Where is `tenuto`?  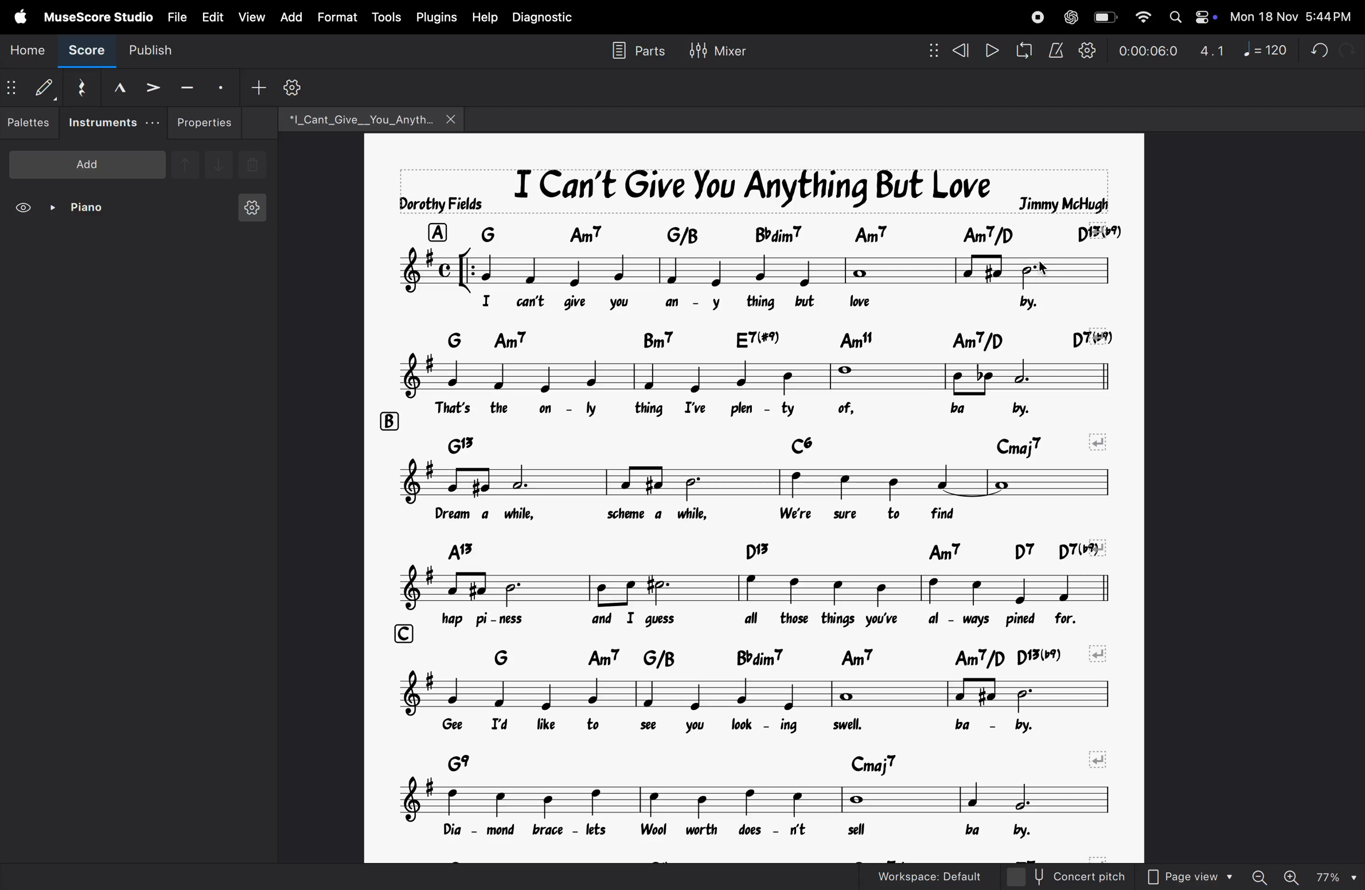
tenuto is located at coordinates (190, 86).